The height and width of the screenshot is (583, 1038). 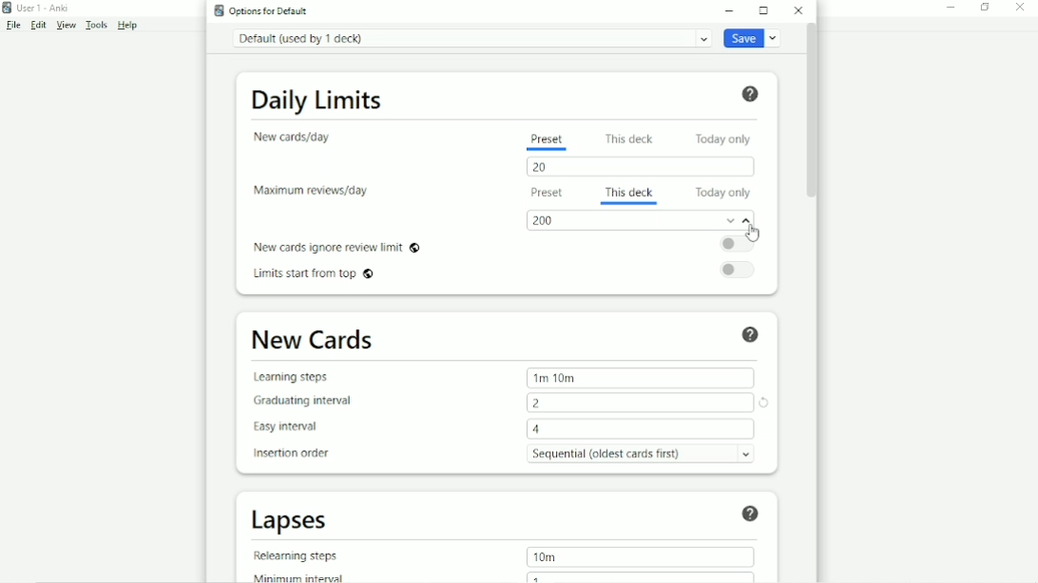 What do you see at coordinates (754, 235) in the screenshot?
I see `Cursor` at bounding box center [754, 235].